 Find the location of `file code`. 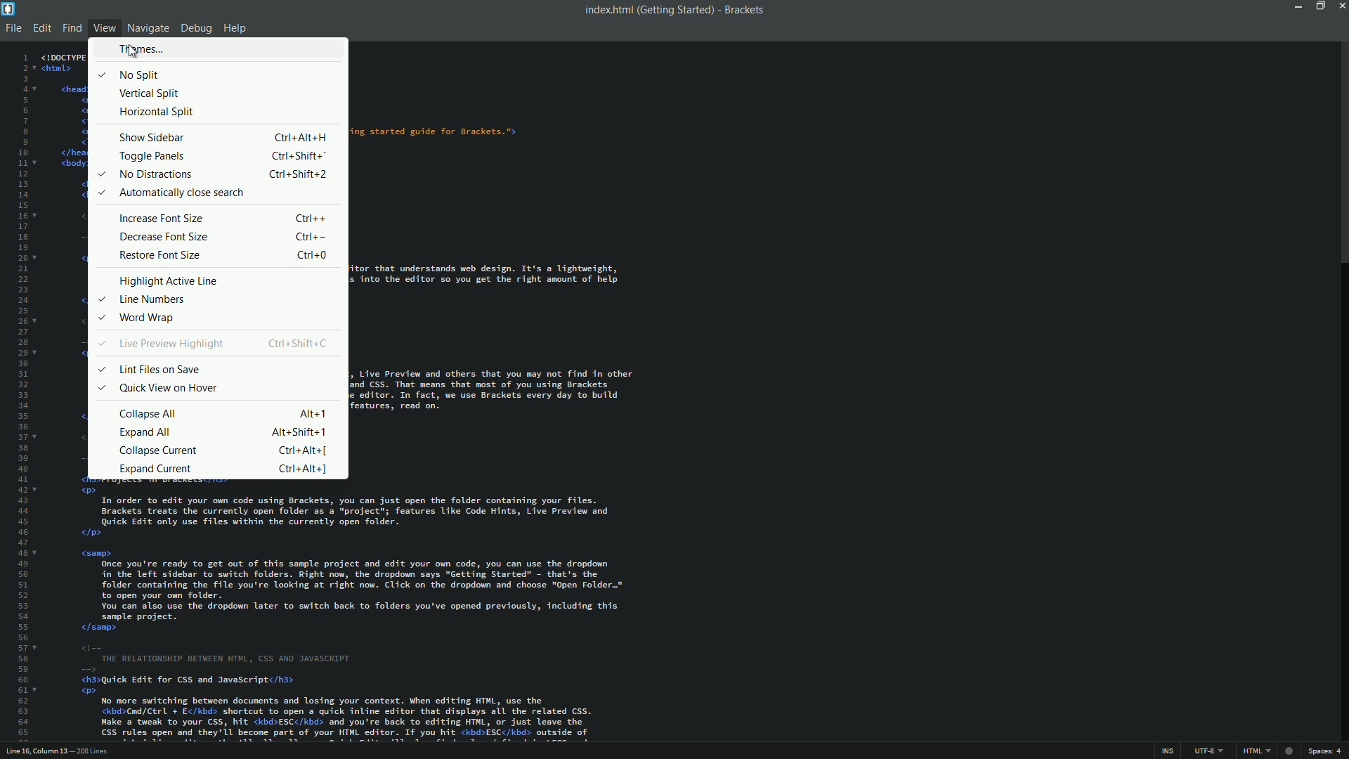

file code is located at coordinates (529, 396).